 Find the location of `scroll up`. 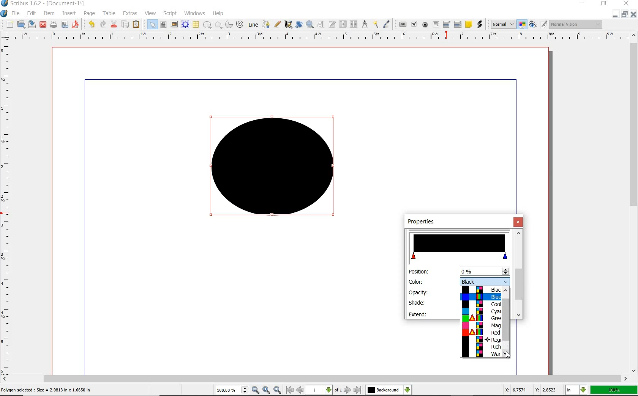

scroll up is located at coordinates (506, 292).